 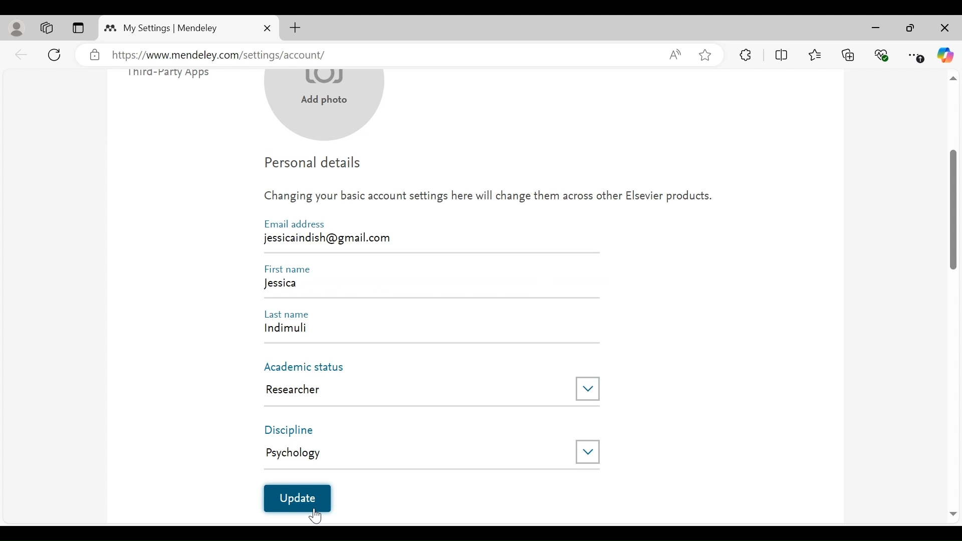 I want to click on personal, so click(x=18, y=29).